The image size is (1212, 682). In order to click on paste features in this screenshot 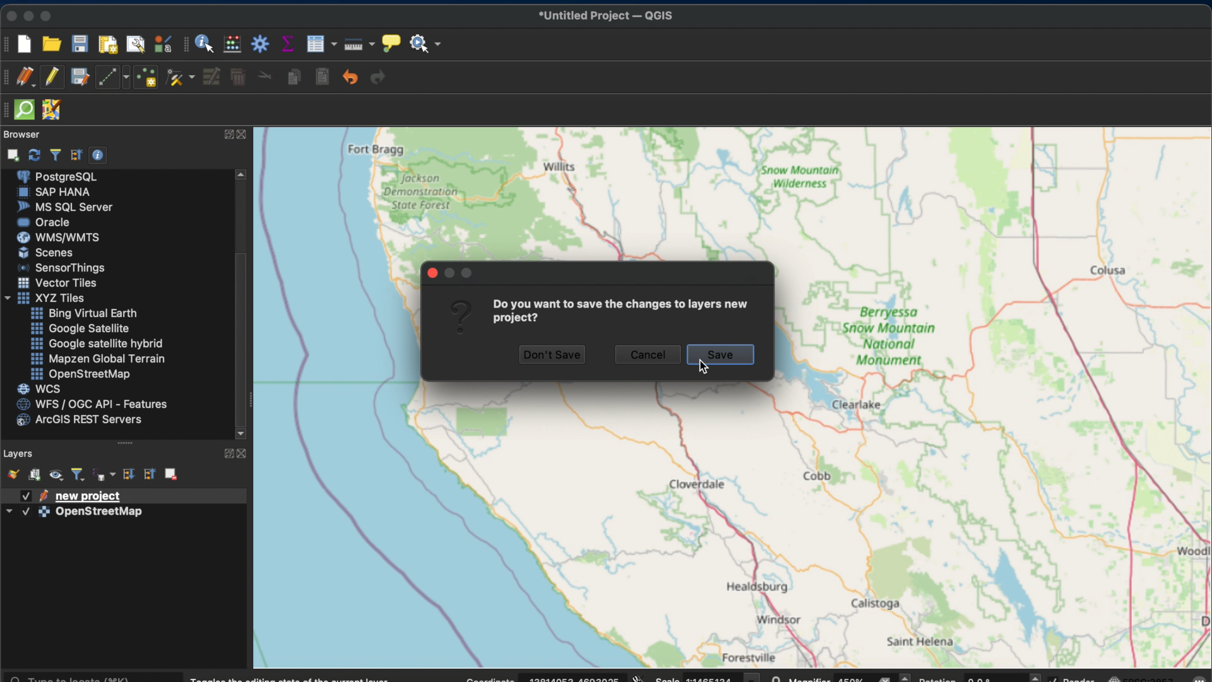, I will do `click(324, 77)`.